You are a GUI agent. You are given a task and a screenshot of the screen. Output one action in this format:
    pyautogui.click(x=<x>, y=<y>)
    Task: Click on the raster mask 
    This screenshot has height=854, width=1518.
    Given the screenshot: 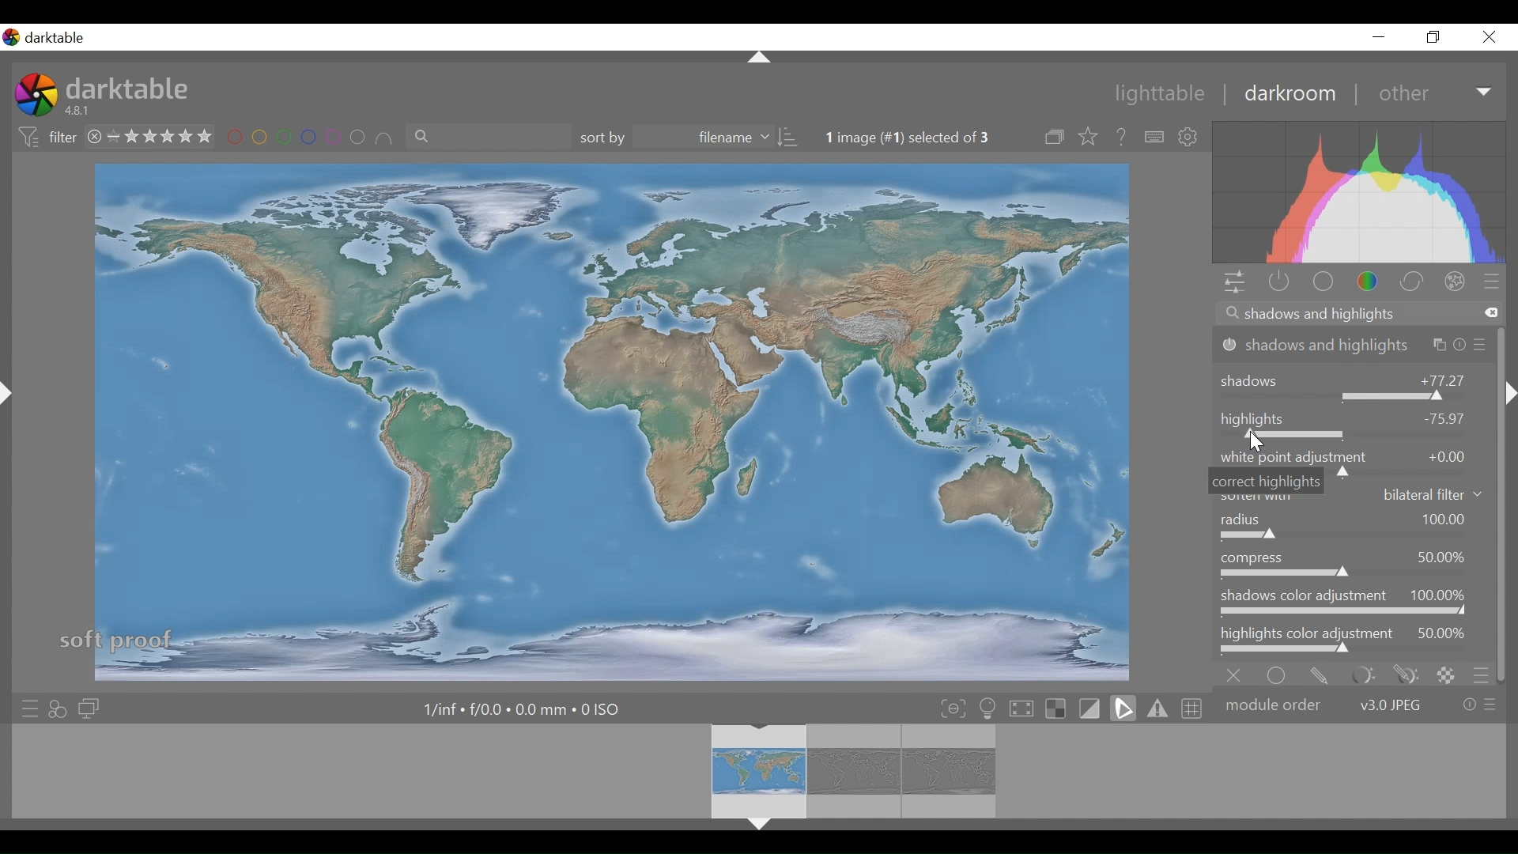 What is the action you would take?
    pyautogui.click(x=1445, y=674)
    